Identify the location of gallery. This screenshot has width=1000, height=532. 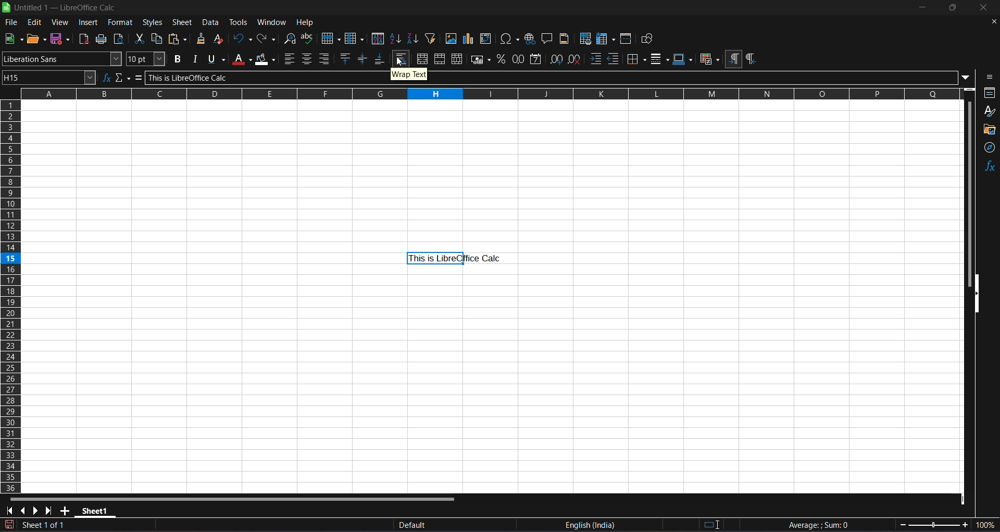
(989, 129).